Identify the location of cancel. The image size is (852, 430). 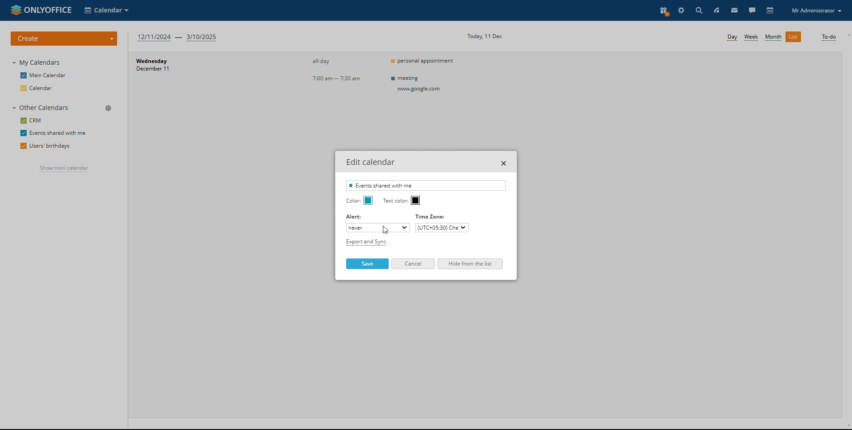
(413, 264).